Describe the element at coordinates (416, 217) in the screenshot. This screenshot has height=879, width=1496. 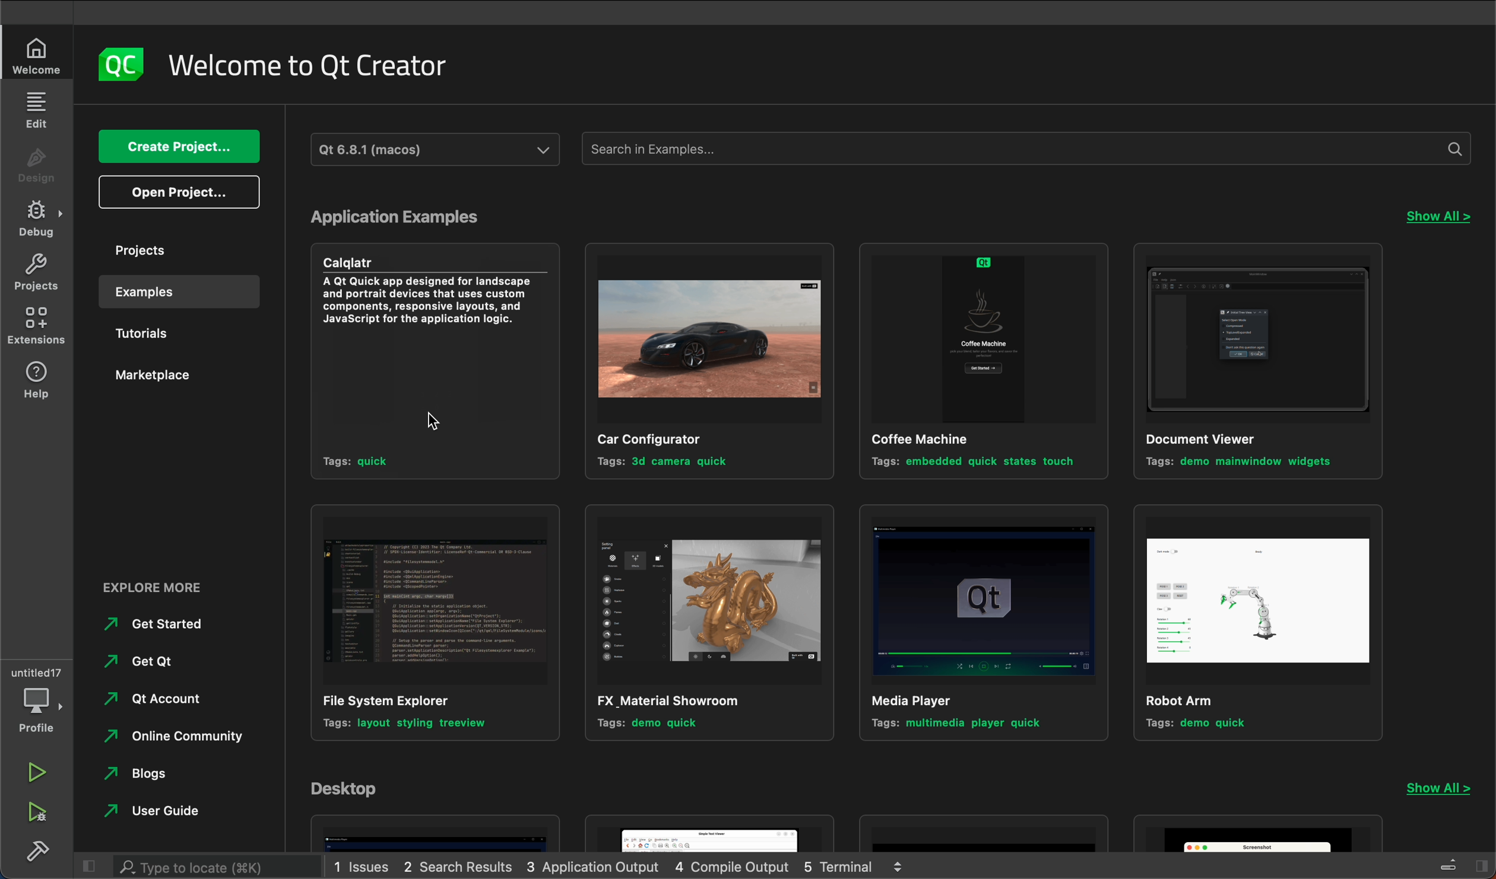
I see `application examples` at that location.